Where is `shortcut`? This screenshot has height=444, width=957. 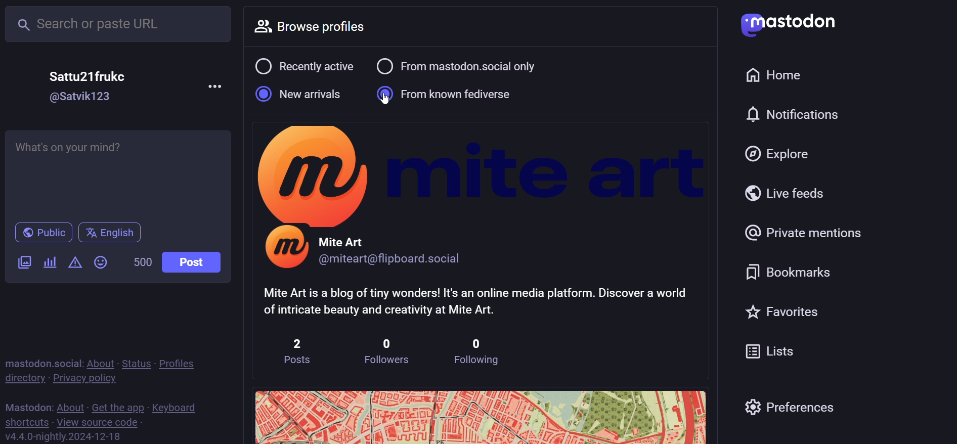
shortcut is located at coordinates (23, 423).